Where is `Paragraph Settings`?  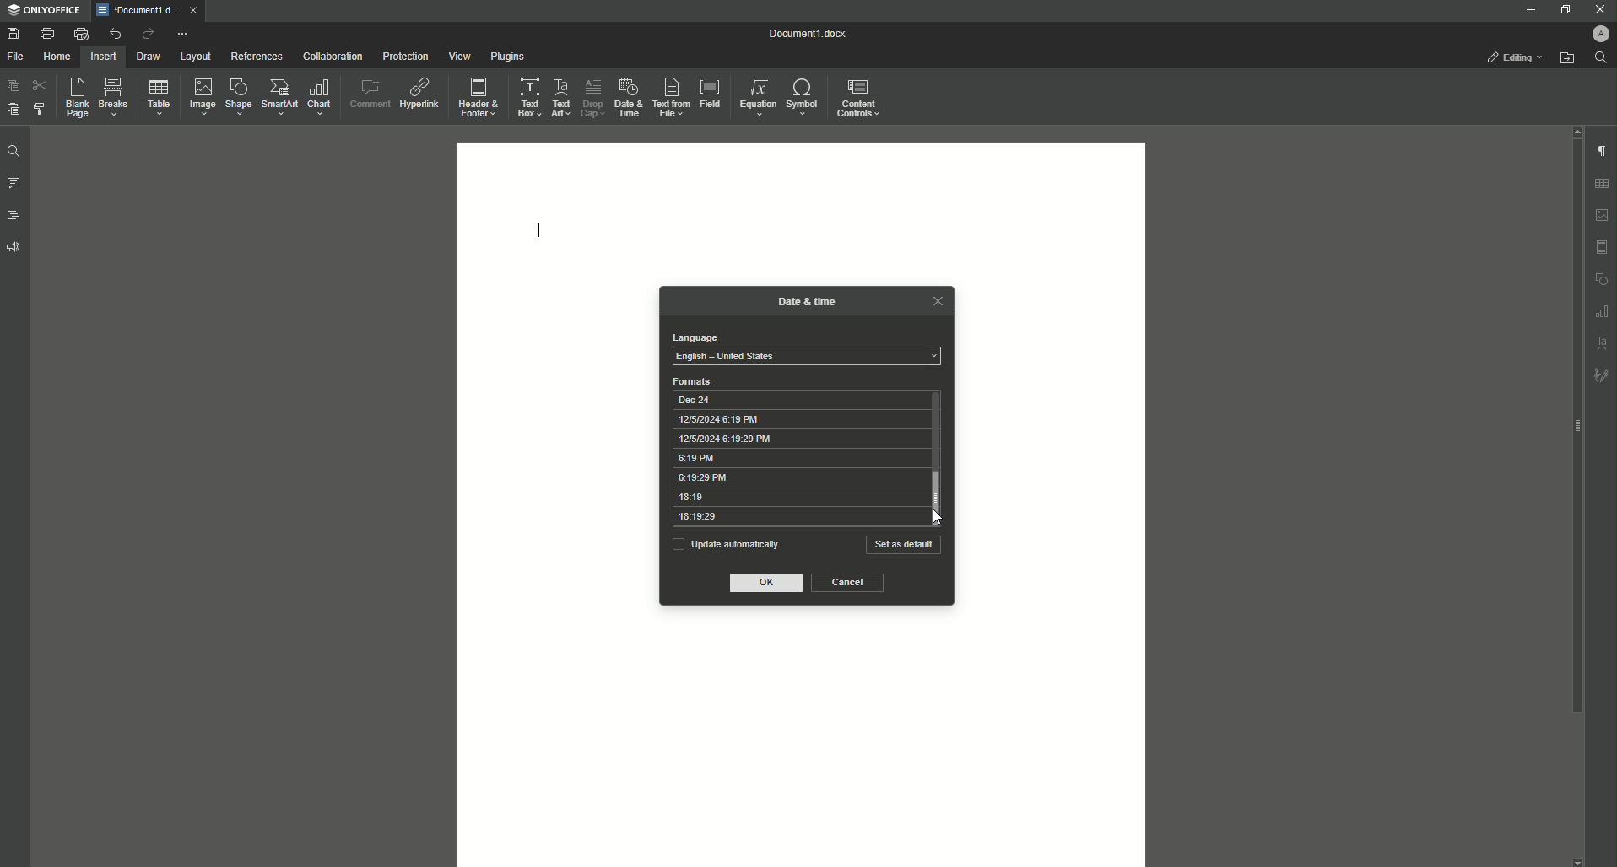 Paragraph Settings is located at coordinates (1600, 149).